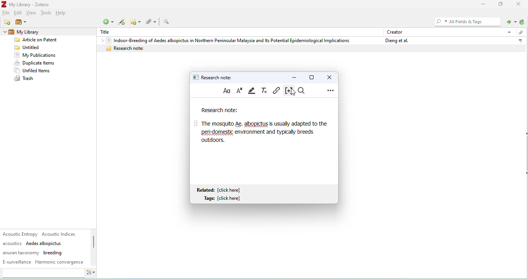 The width and height of the screenshot is (528, 279). I want to click on view, so click(31, 13).